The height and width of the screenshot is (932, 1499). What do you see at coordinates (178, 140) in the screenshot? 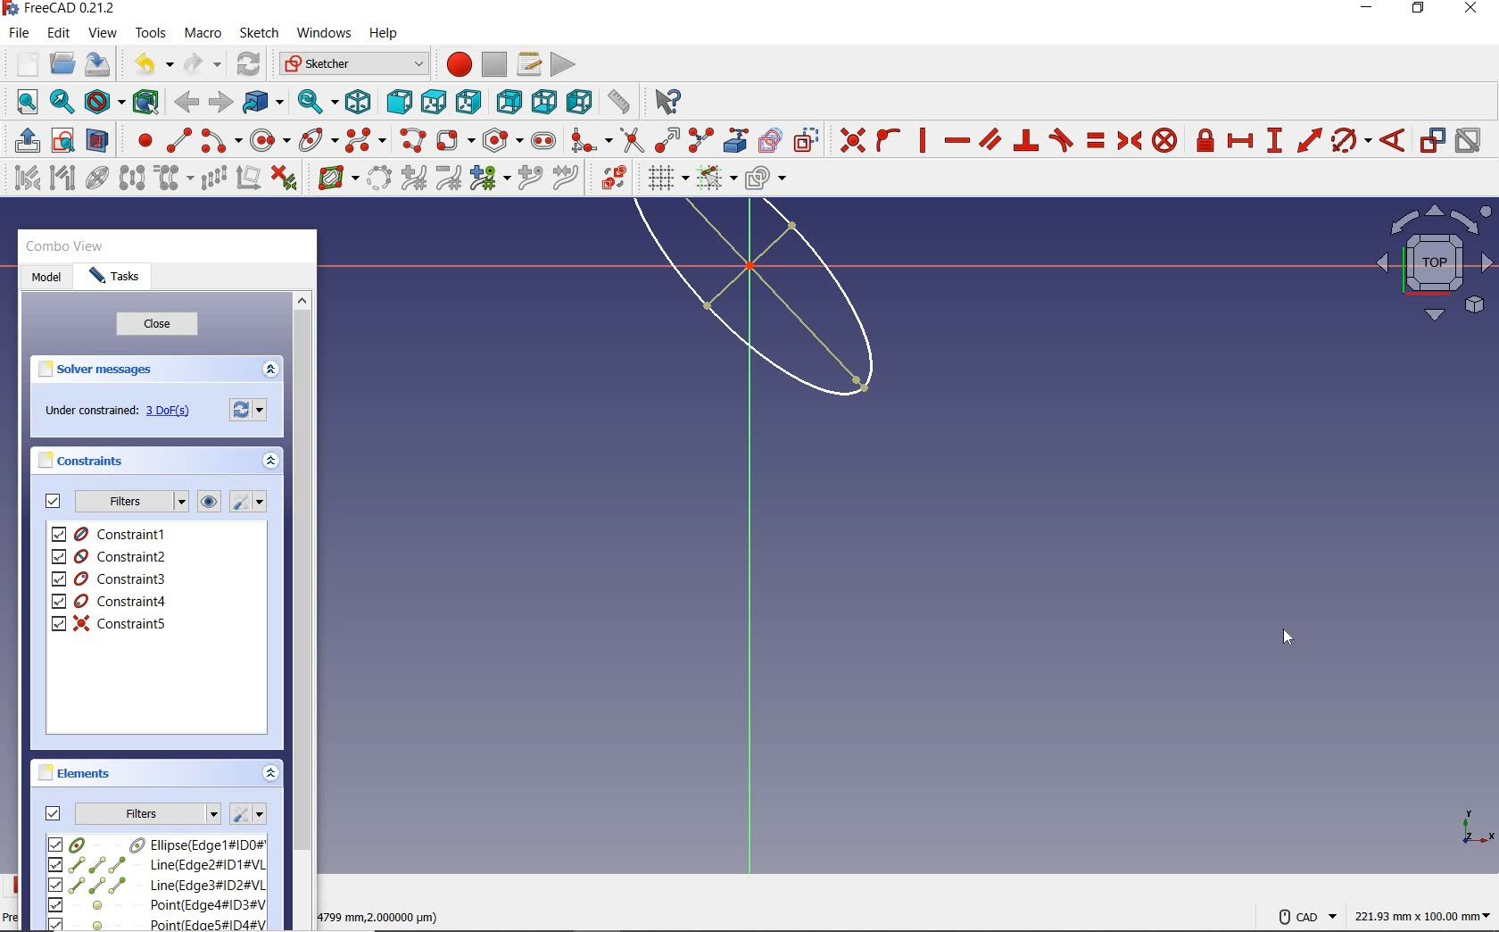
I see `create line` at bounding box center [178, 140].